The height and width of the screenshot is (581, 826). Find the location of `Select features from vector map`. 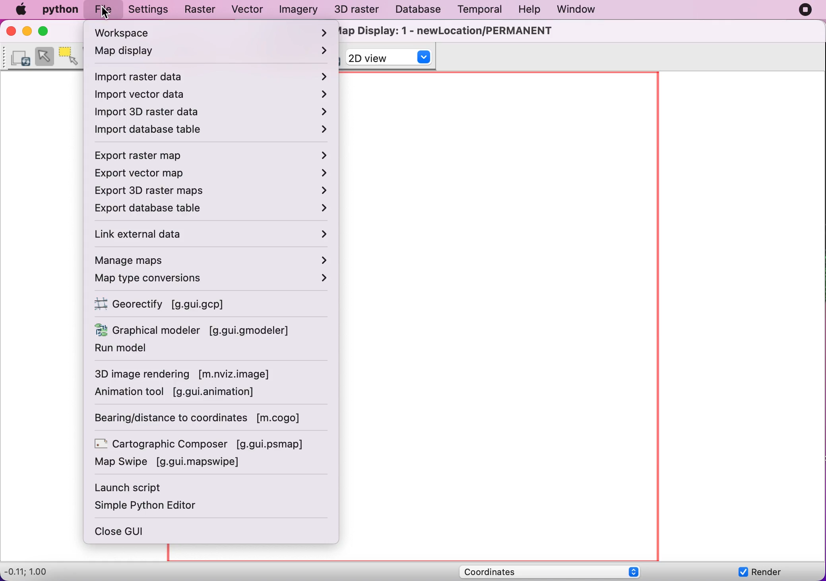

Select features from vector map is located at coordinates (45, 56).